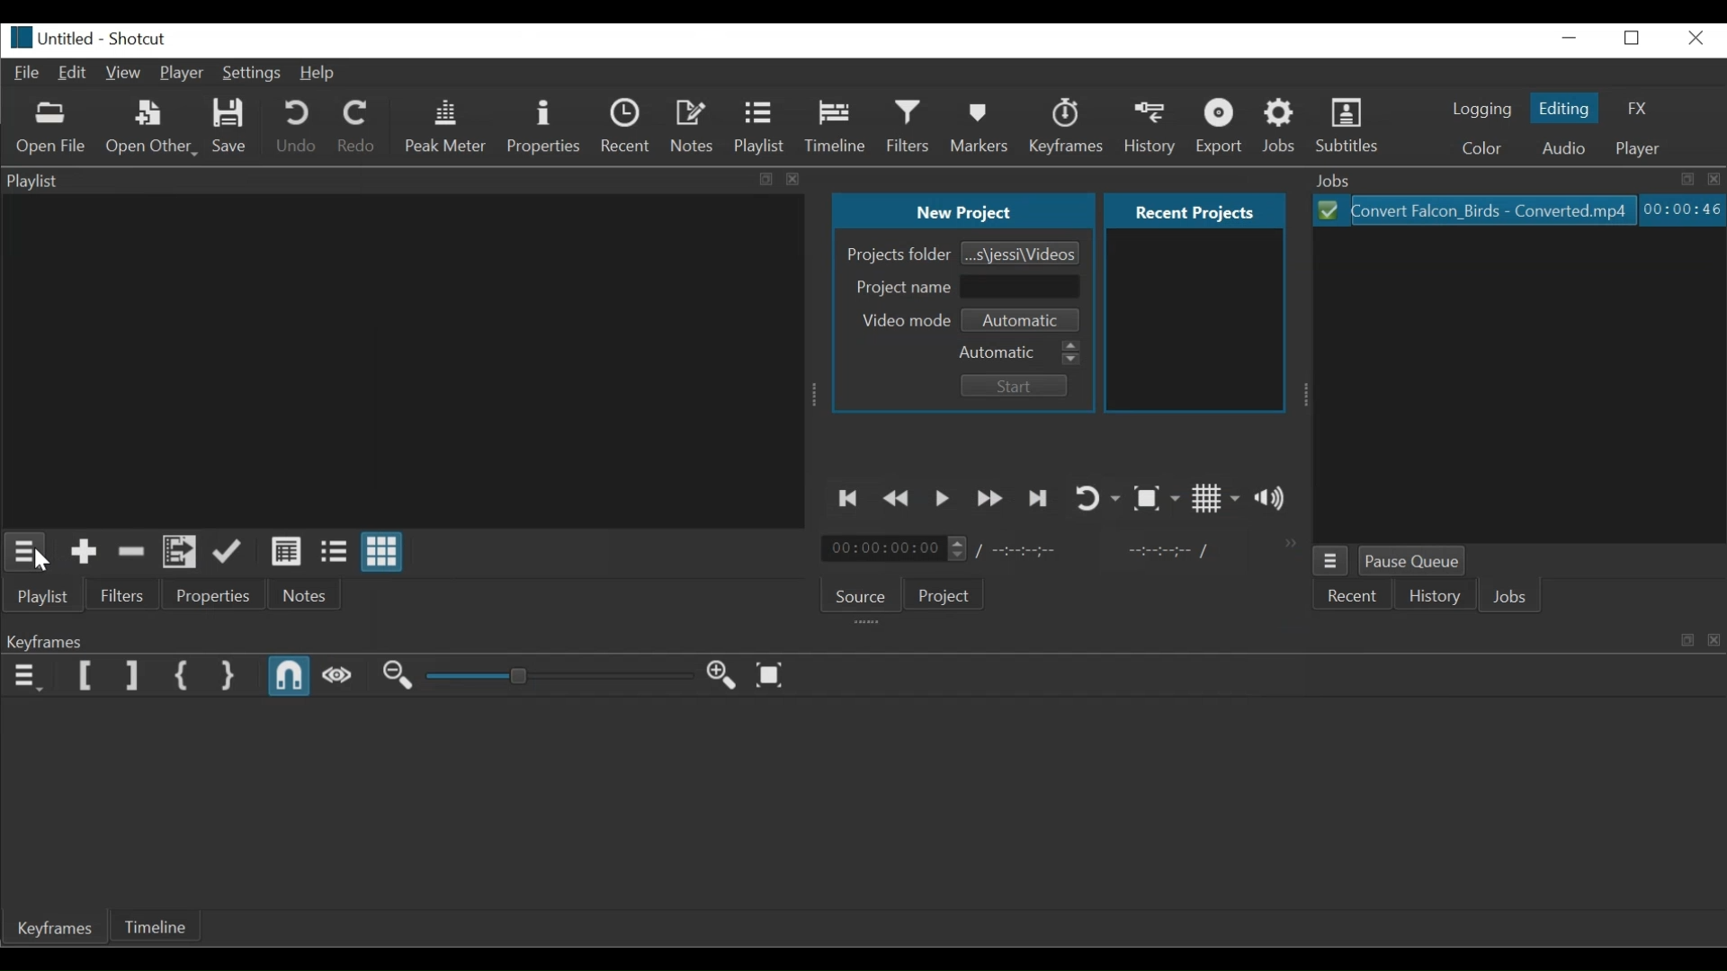 This screenshot has width=1727, height=971. What do you see at coordinates (298, 127) in the screenshot?
I see `Undo` at bounding box center [298, 127].